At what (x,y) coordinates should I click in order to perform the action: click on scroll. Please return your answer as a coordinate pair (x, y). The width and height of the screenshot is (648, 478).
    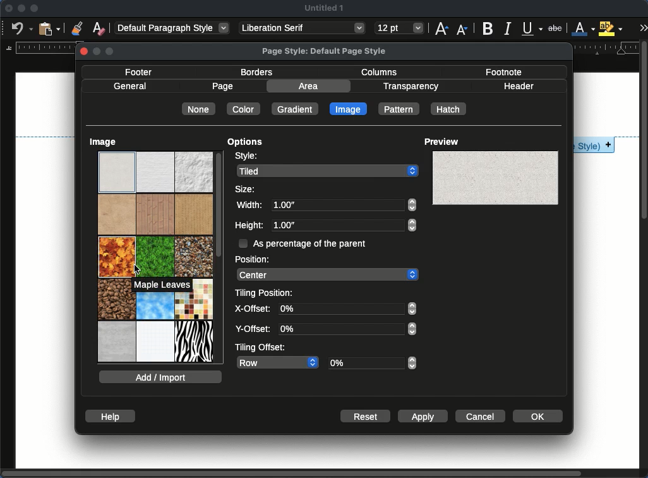
    Looking at the image, I should click on (645, 259).